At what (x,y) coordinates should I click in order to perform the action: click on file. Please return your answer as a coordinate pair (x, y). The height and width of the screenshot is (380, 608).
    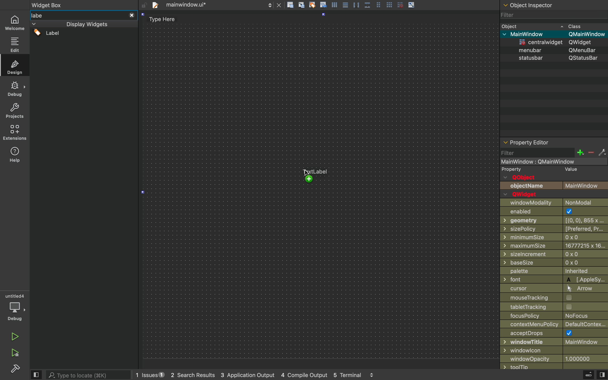
    Looking at the image, I should click on (212, 5).